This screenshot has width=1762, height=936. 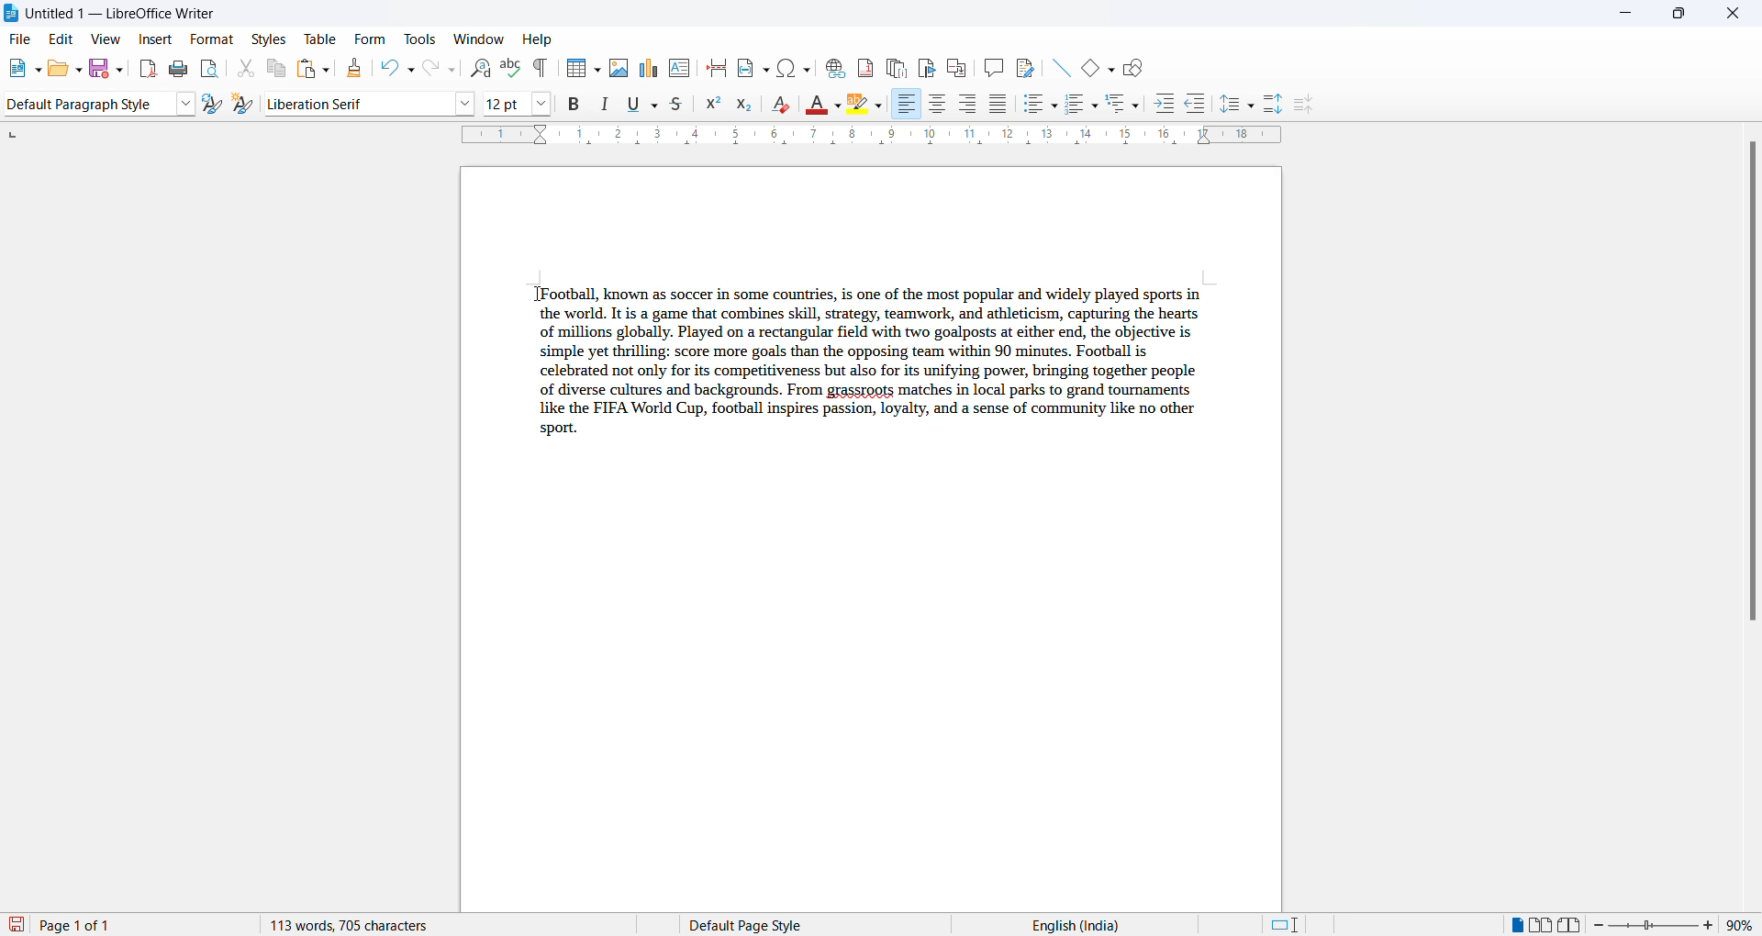 What do you see at coordinates (717, 68) in the screenshot?
I see `page break` at bounding box center [717, 68].